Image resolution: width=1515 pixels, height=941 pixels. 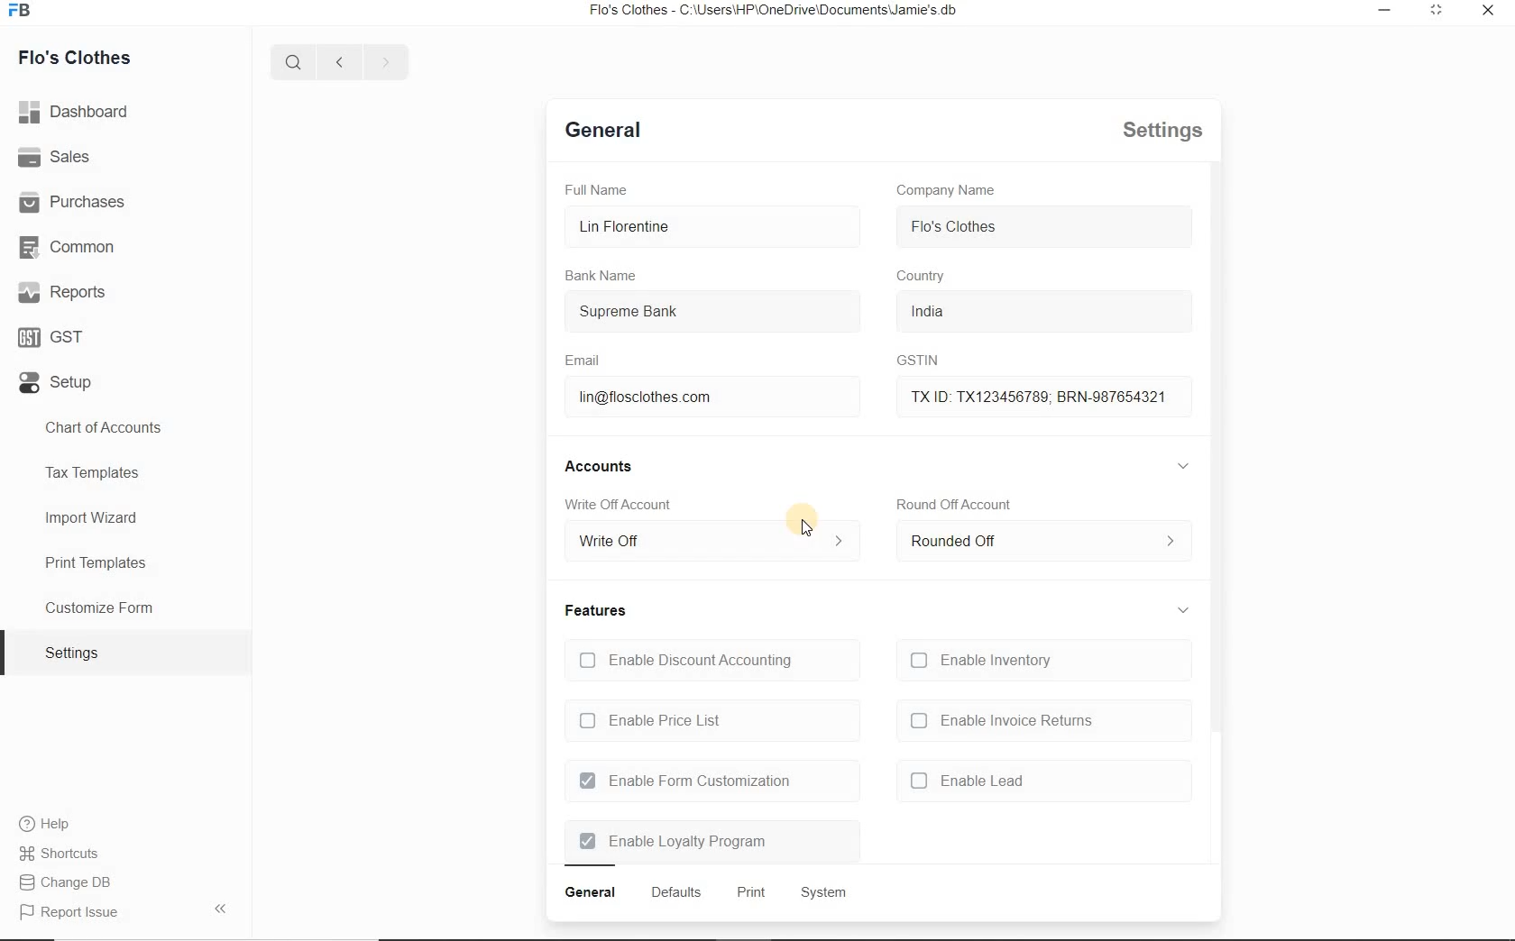 What do you see at coordinates (951, 311) in the screenshot?
I see `india` at bounding box center [951, 311].